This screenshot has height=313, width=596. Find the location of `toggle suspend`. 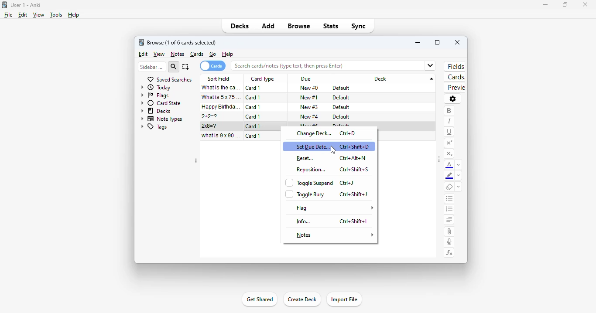

toggle suspend is located at coordinates (309, 182).